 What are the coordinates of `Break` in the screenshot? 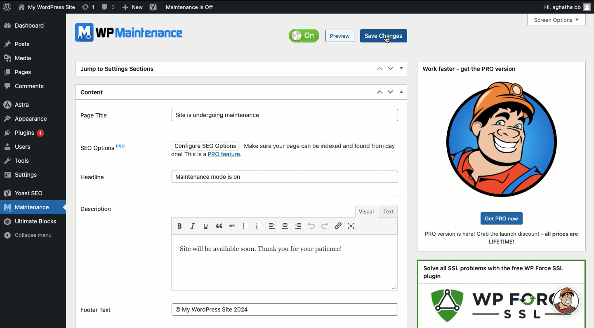 It's located at (220, 225).